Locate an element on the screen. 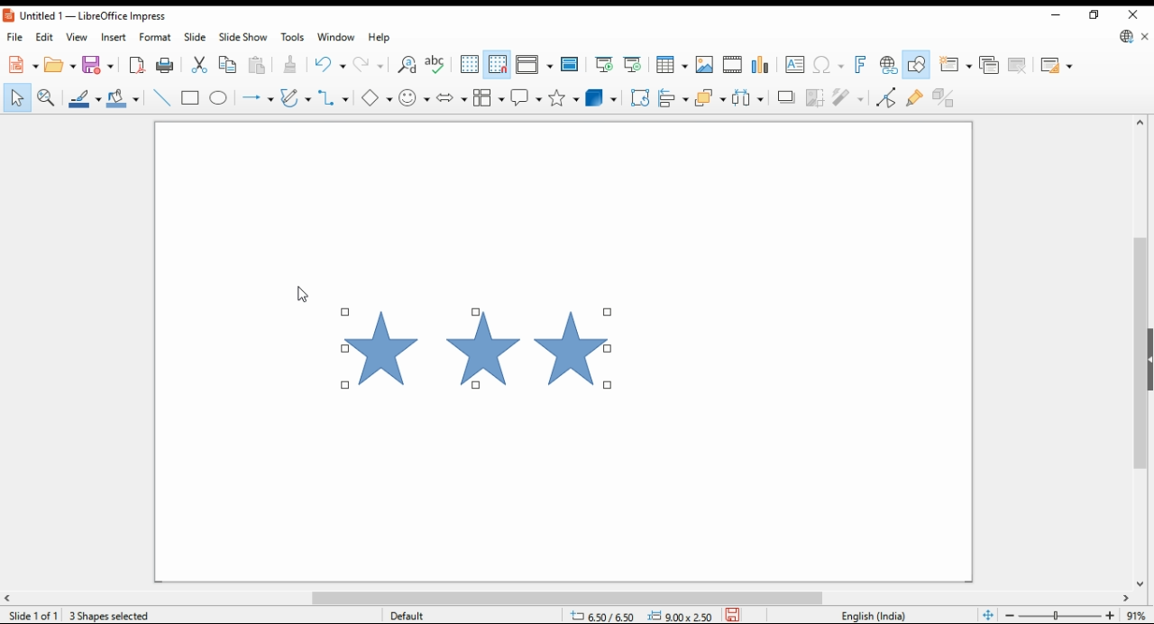 This screenshot has width=1154, height=624. redo is located at coordinates (370, 63).